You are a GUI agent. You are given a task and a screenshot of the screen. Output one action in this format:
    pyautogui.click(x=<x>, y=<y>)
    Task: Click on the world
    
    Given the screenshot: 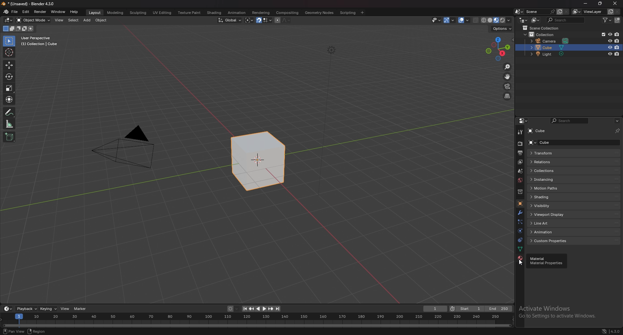 What is the action you would take?
    pyautogui.click(x=521, y=180)
    